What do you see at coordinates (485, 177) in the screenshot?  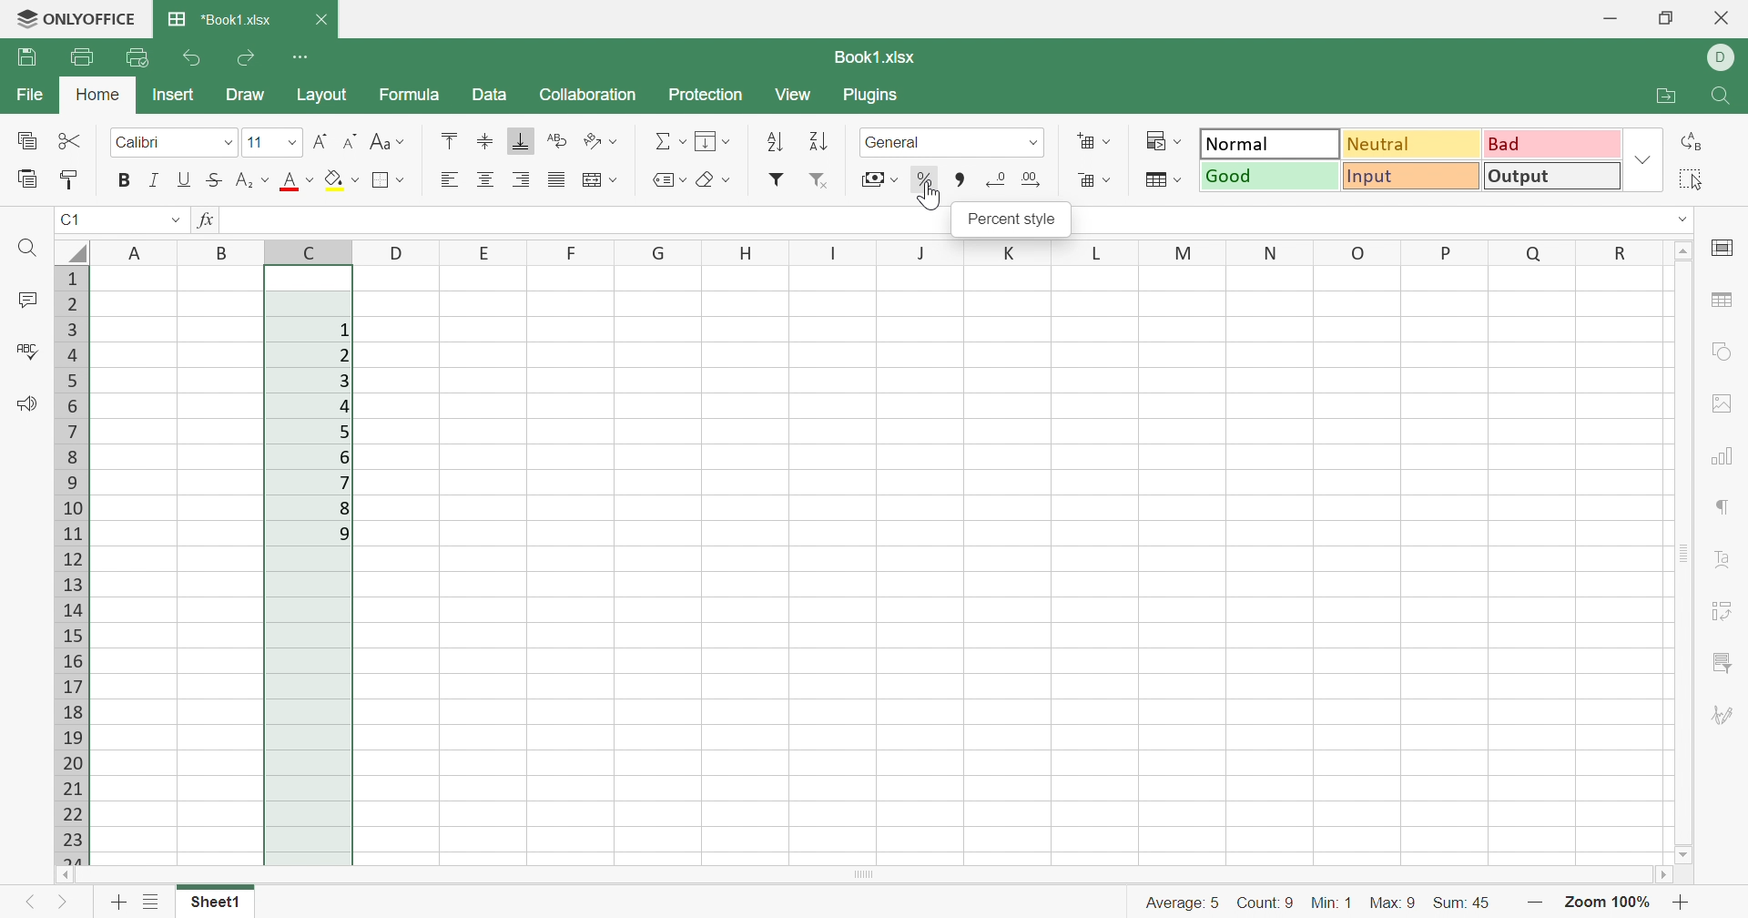 I see `Align Center` at bounding box center [485, 177].